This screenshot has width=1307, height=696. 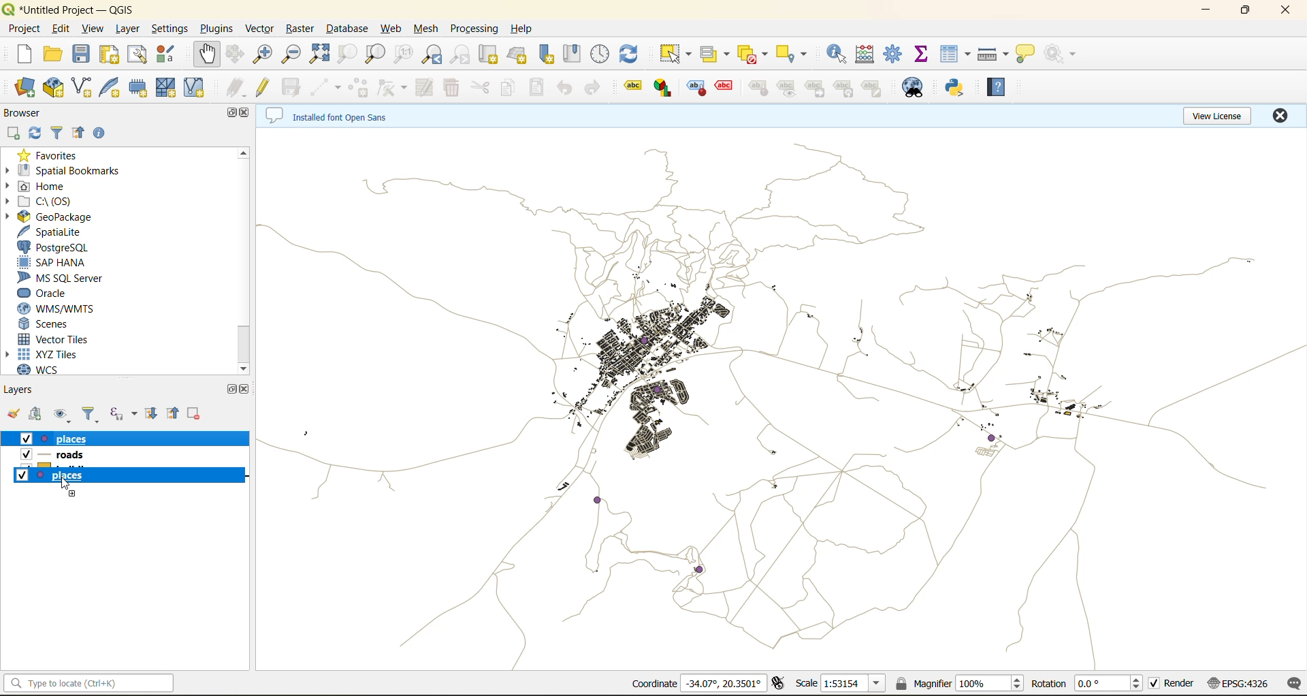 What do you see at coordinates (23, 390) in the screenshot?
I see `layers` at bounding box center [23, 390].